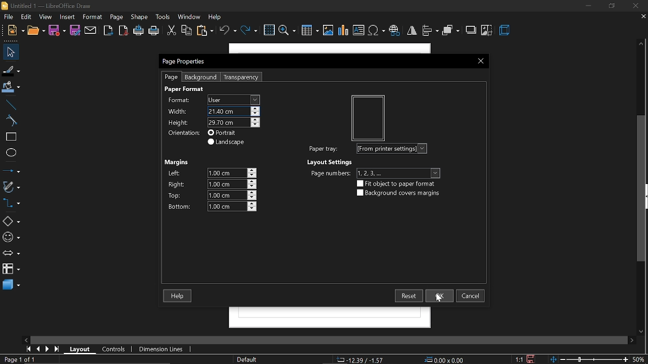 This screenshot has width=648, height=364. Describe the element at coordinates (398, 173) in the screenshot. I see `1, 2, 3...` at that location.